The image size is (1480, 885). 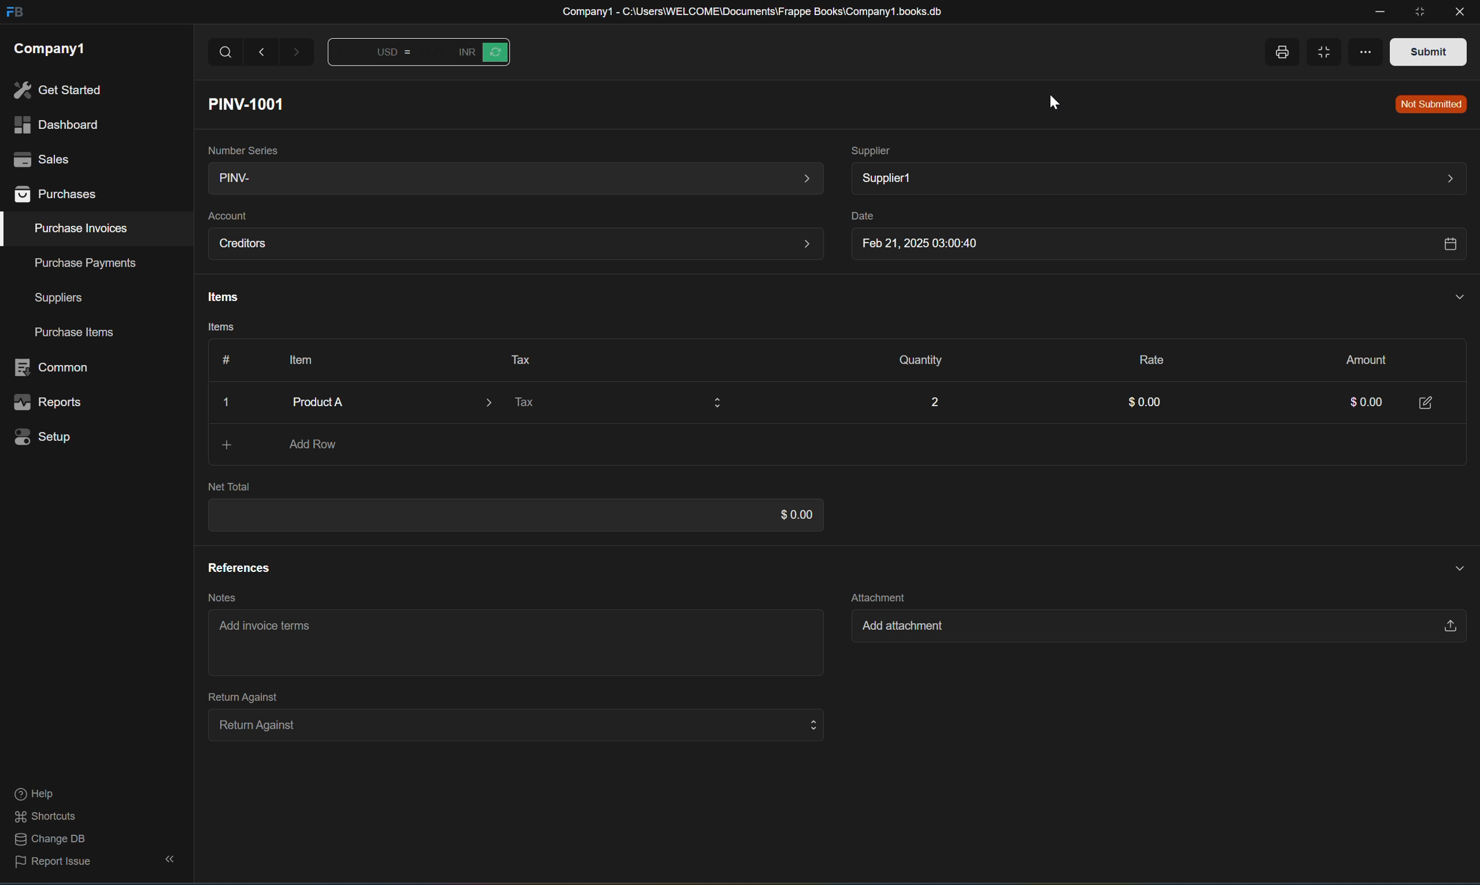 I want to click on get started, so click(x=57, y=90).